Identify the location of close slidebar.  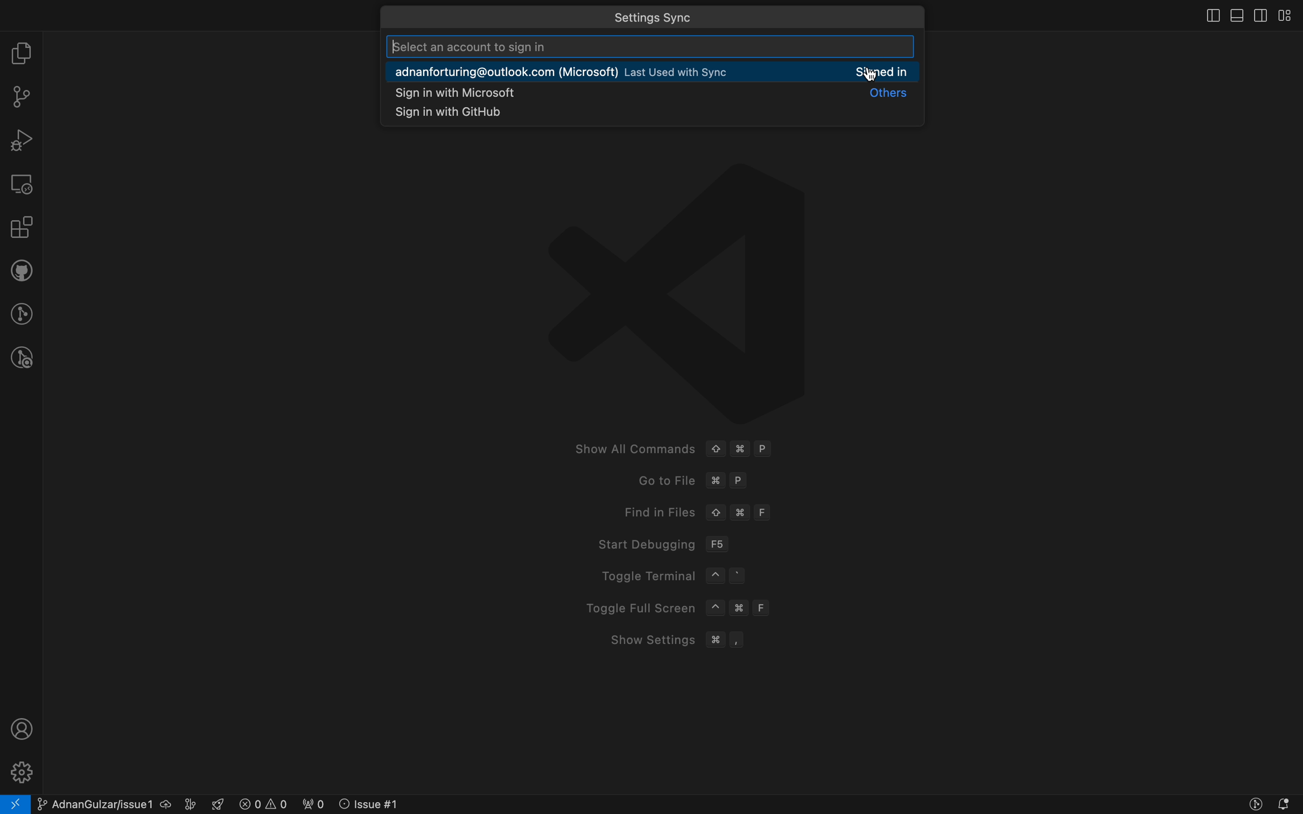
(1206, 17).